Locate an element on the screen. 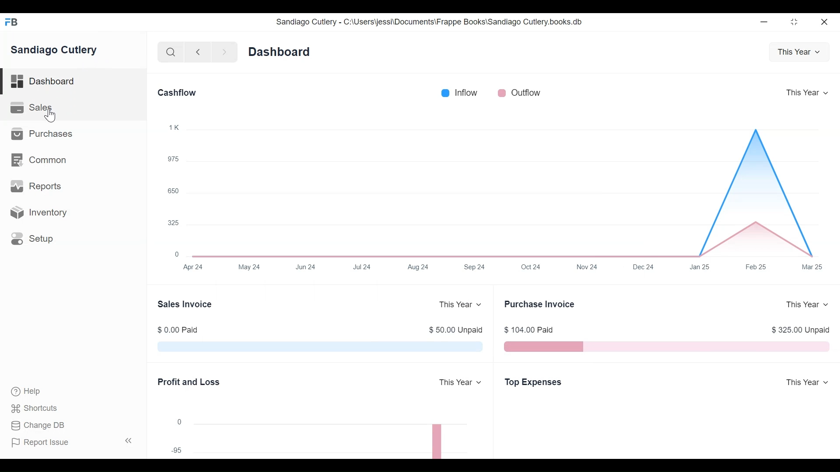 The width and height of the screenshot is (840, 472). This Year is located at coordinates (460, 383).